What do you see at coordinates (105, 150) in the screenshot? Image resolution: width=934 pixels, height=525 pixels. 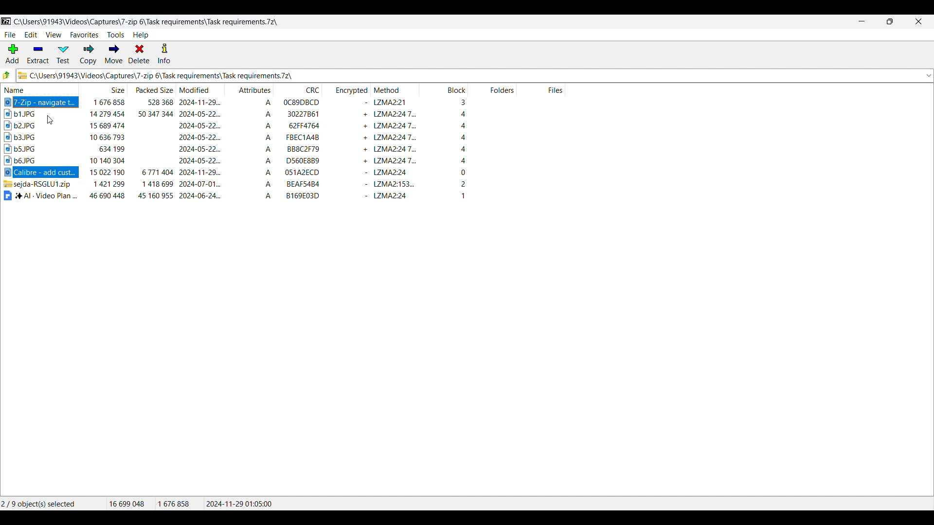 I see `size` at bounding box center [105, 150].